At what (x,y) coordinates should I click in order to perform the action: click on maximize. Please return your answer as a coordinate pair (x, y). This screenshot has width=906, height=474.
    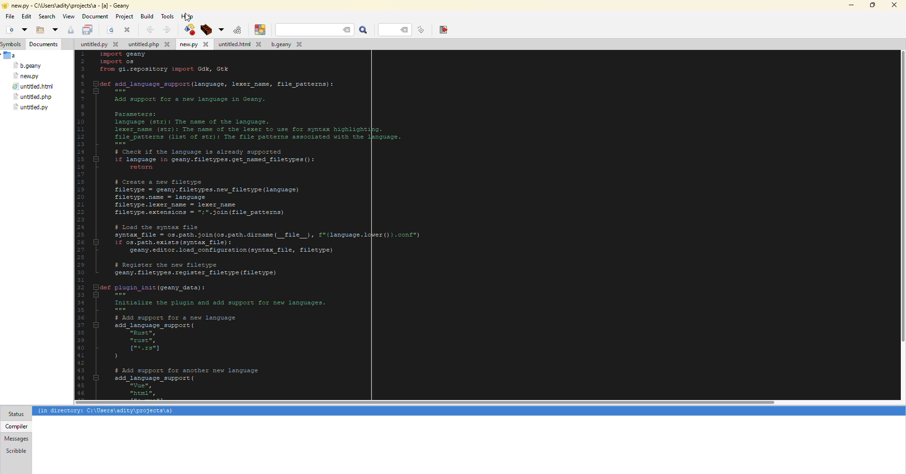
    Looking at the image, I should click on (871, 5).